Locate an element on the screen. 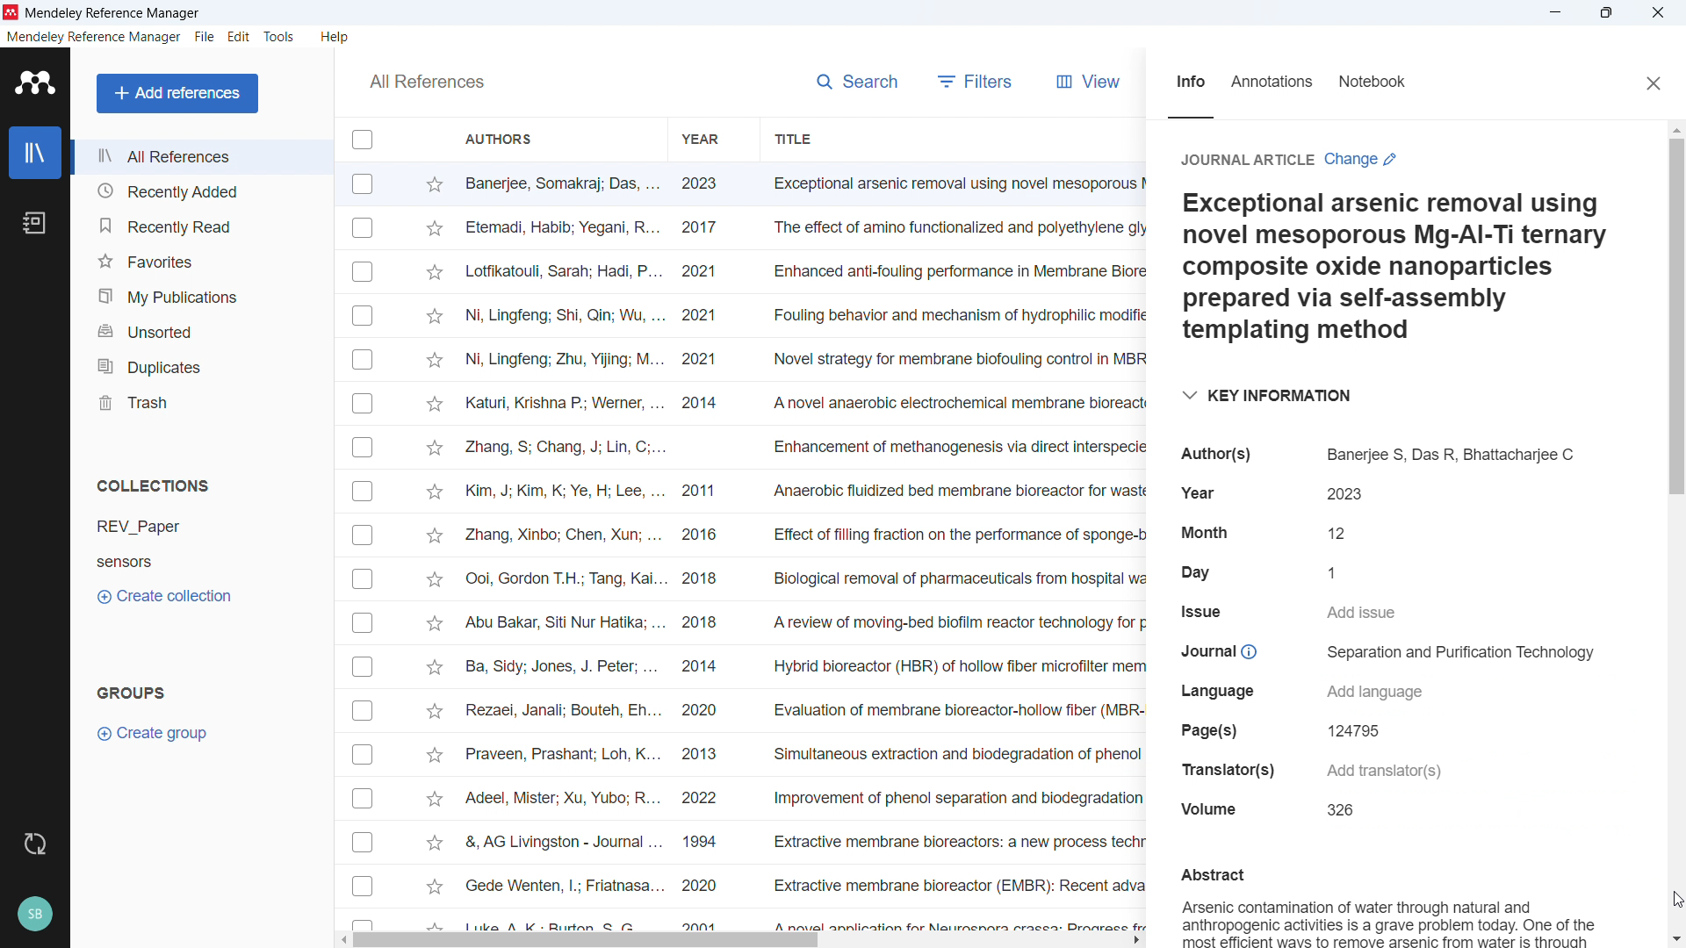  Sort by year  is located at coordinates (701, 140).